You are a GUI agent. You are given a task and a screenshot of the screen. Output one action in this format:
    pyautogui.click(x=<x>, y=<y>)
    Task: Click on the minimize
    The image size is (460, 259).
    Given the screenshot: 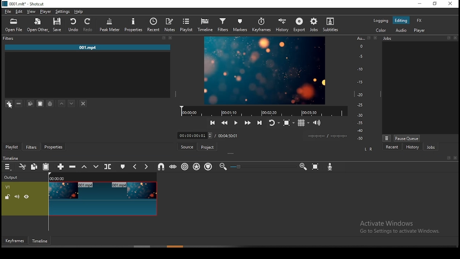 What is the action you would take?
    pyautogui.click(x=421, y=4)
    